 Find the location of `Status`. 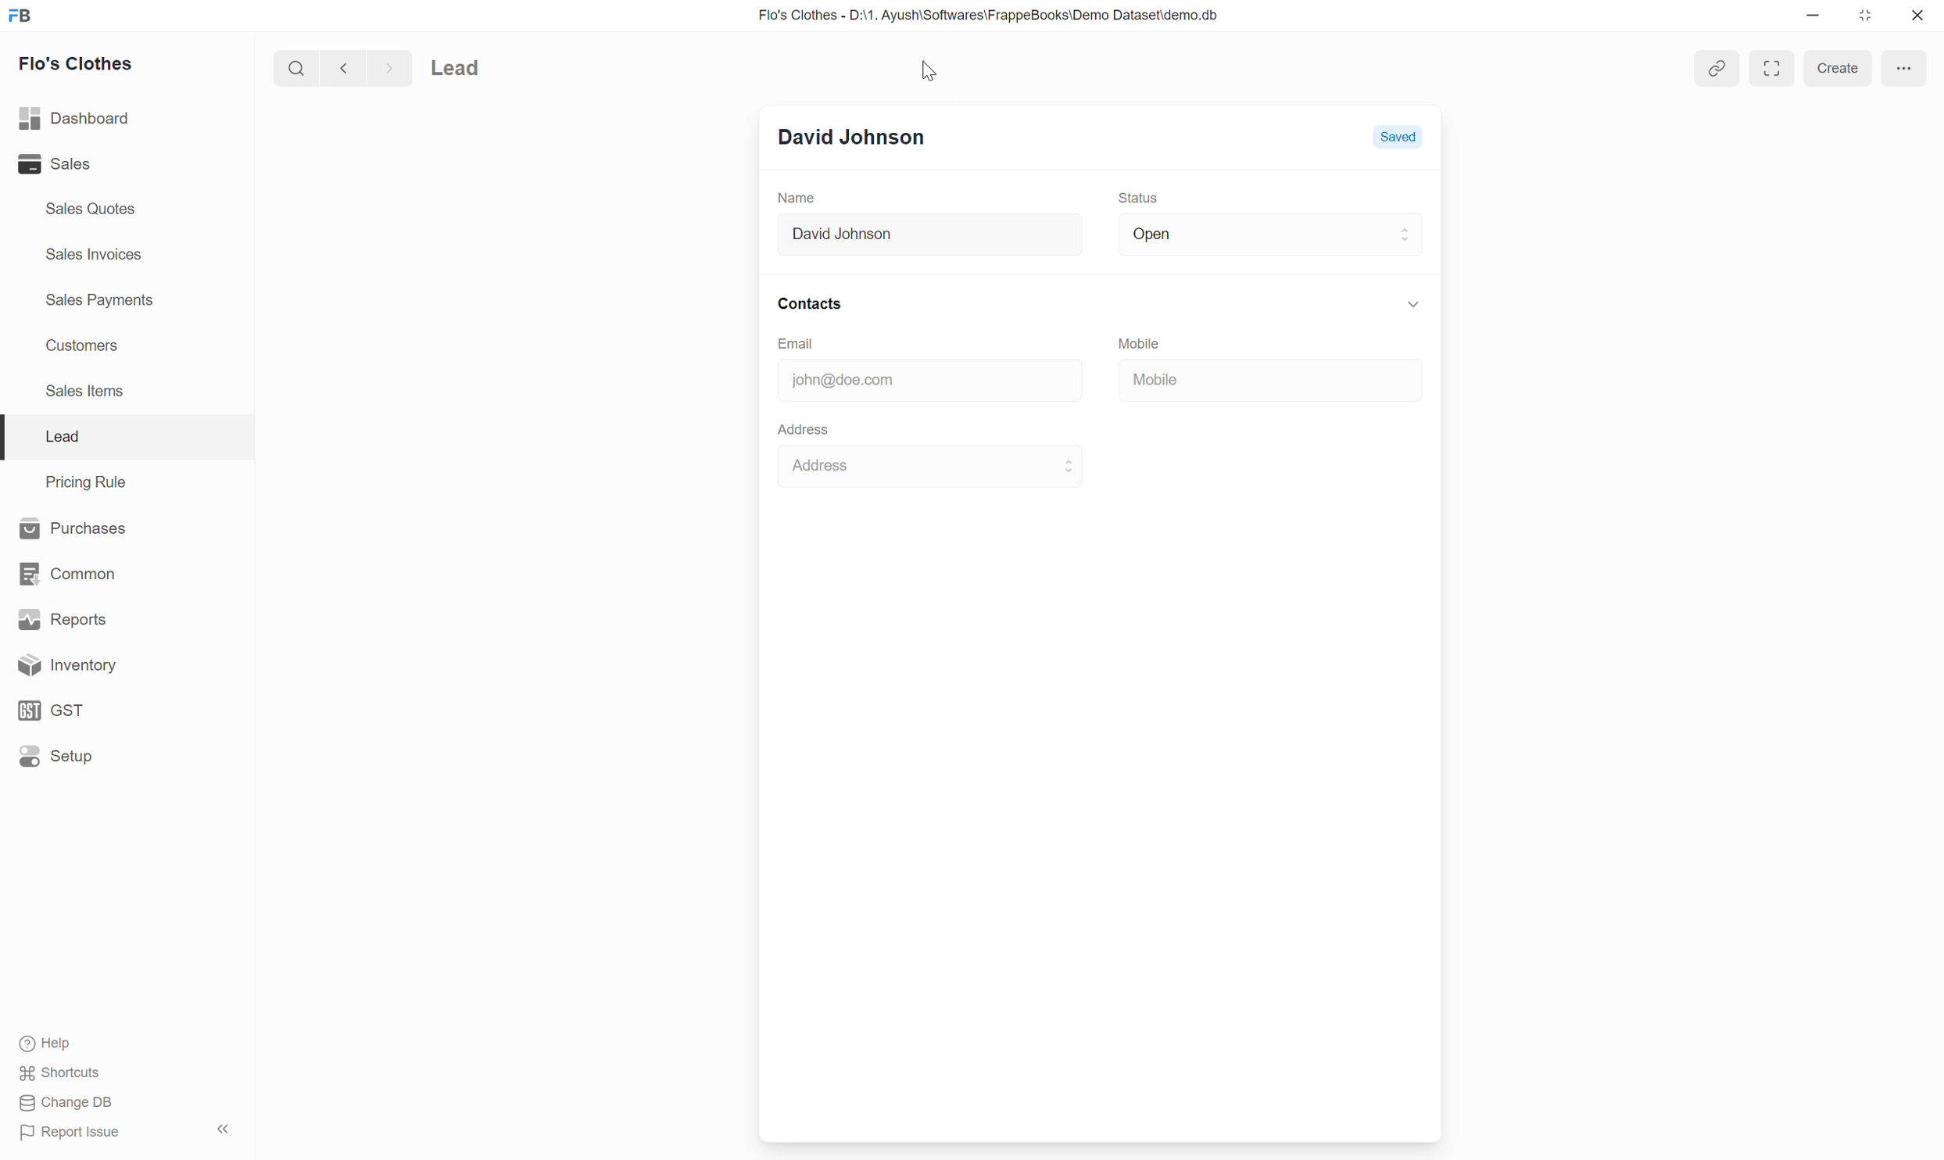

Status is located at coordinates (1140, 198).